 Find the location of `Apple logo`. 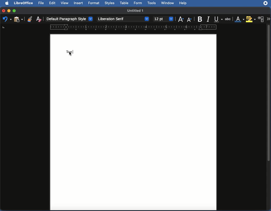

Apple logo is located at coordinates (8, 3).